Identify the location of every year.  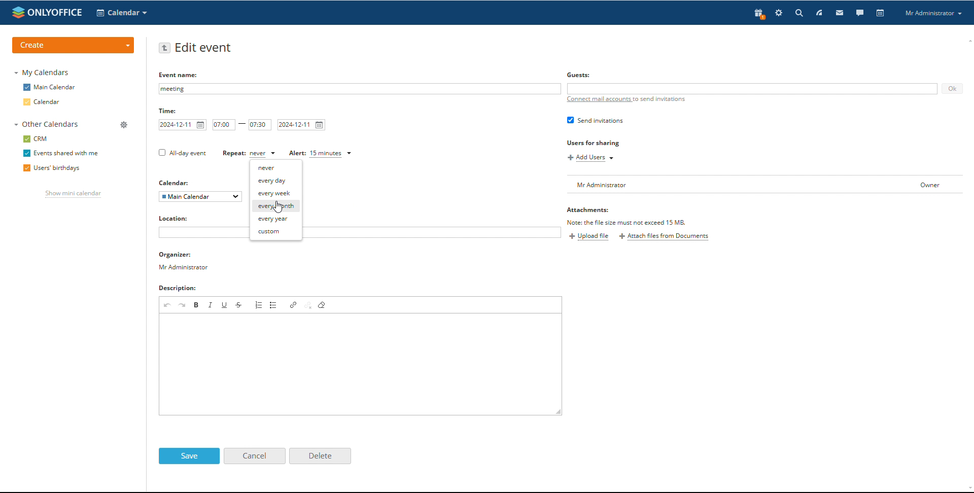
(275, 219).